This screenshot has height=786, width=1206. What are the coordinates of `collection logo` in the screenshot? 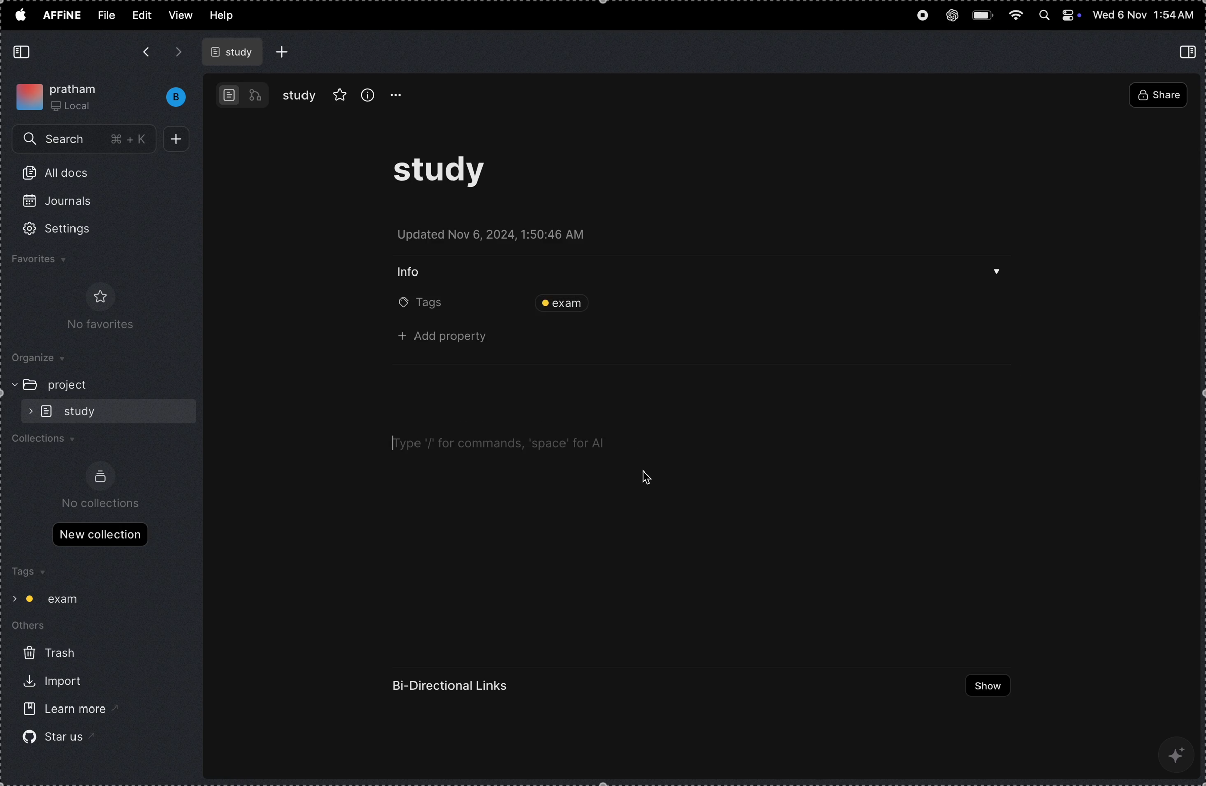 It's located at (100, 477).